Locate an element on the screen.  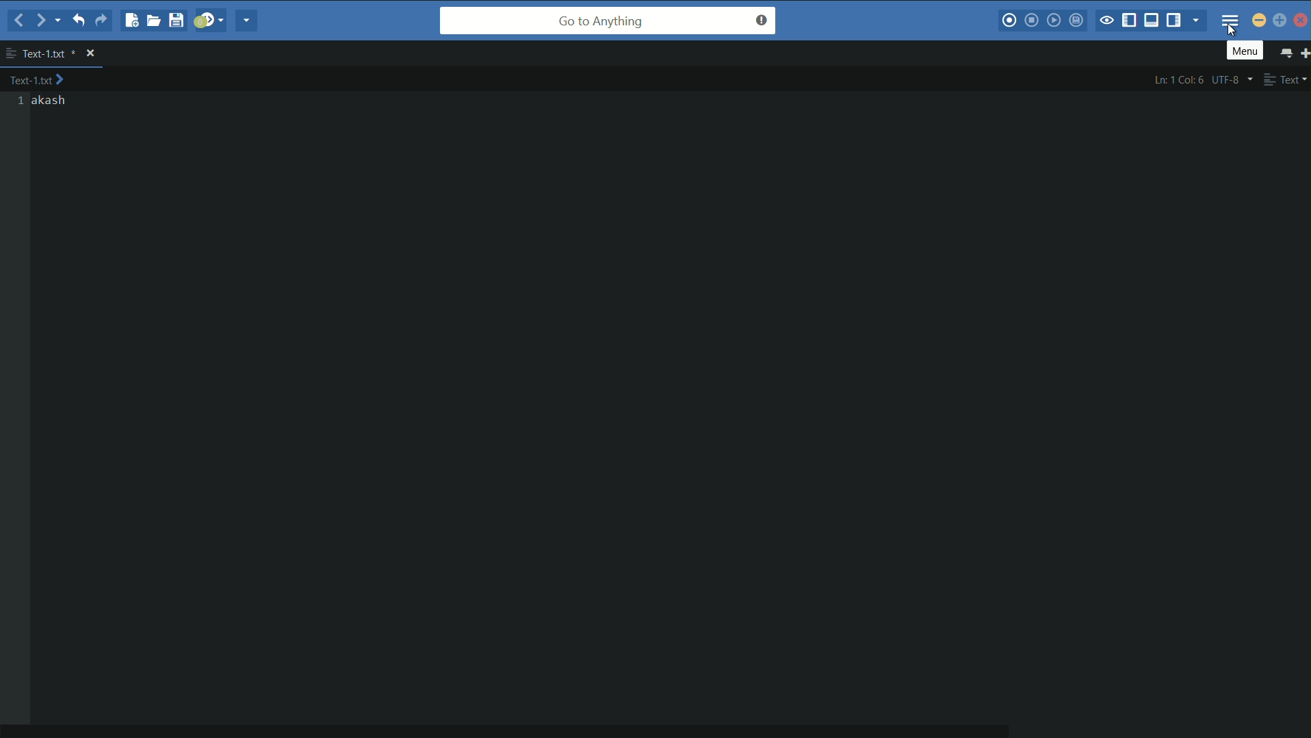
show/hide right panel is located at coordinates (1176, 19).